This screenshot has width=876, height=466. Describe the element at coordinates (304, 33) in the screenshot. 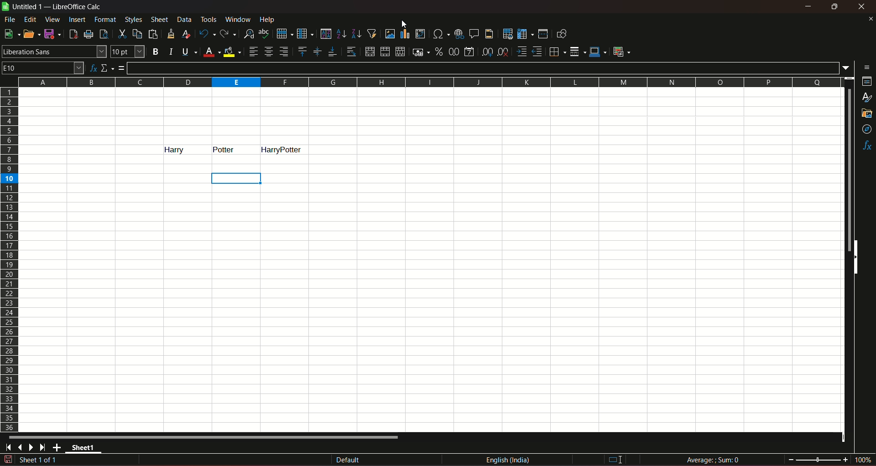

I see `column` at that location.